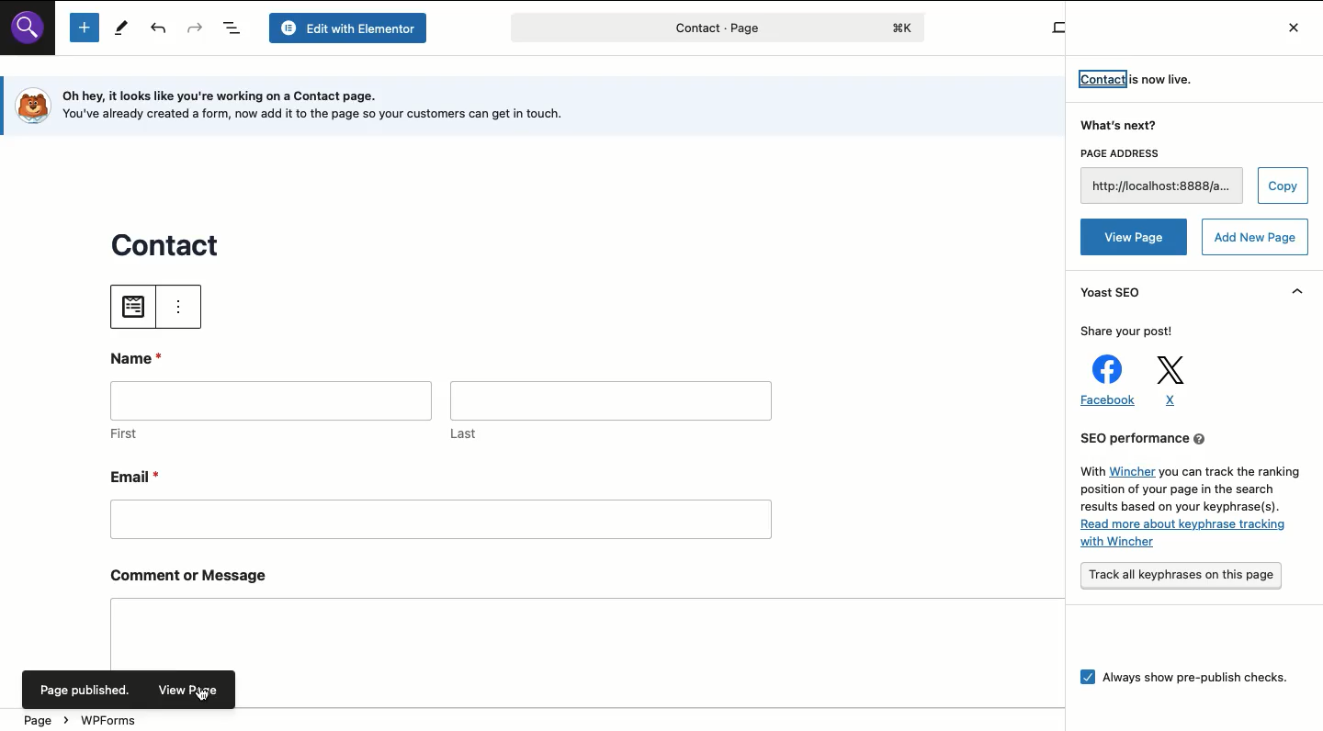 This screenshot has width=1323, height=731. Describe the element at coordinates (558, 608) in the screenshot. I see `Comment or message` at that location.